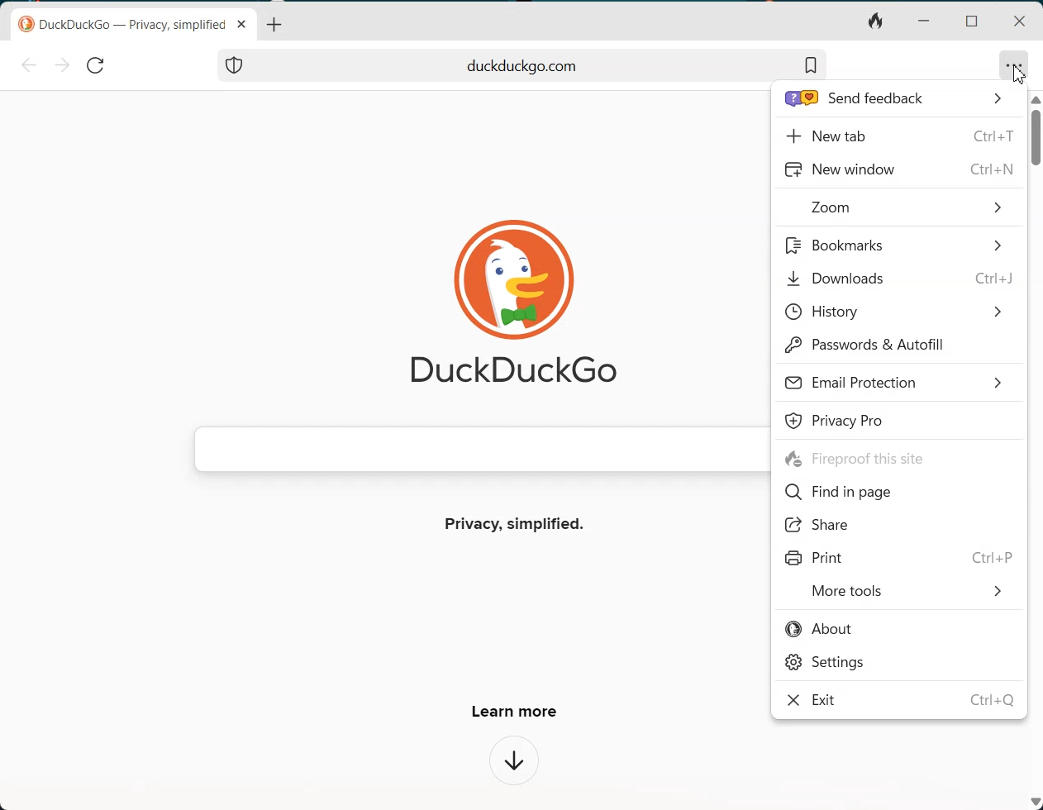  Describe the element at coordinates (900, 279) in the screenshot. I see `Downloads` at that location.